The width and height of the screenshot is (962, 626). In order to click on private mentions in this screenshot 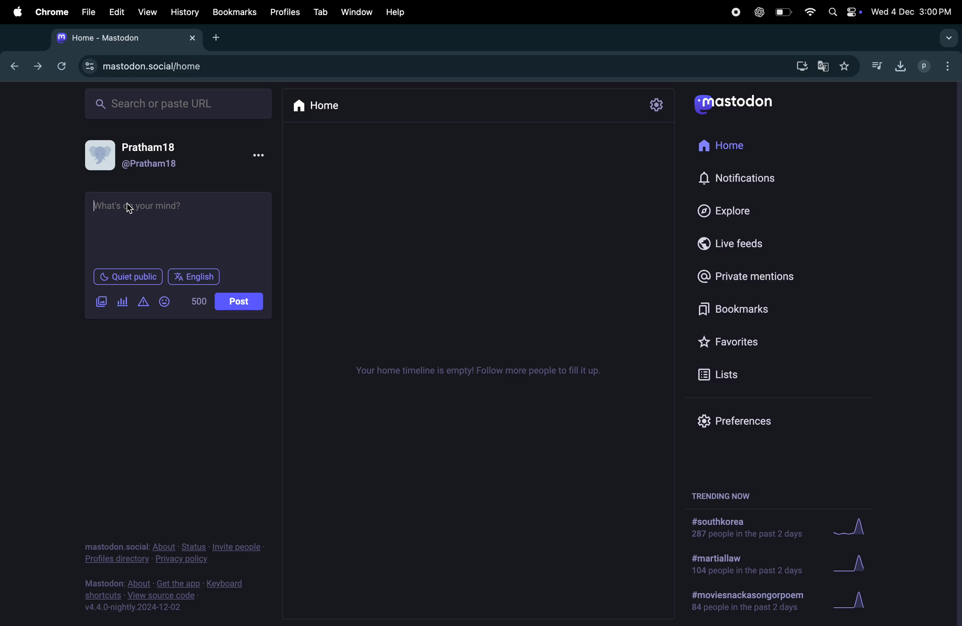, I will do `click(761, 274)`.